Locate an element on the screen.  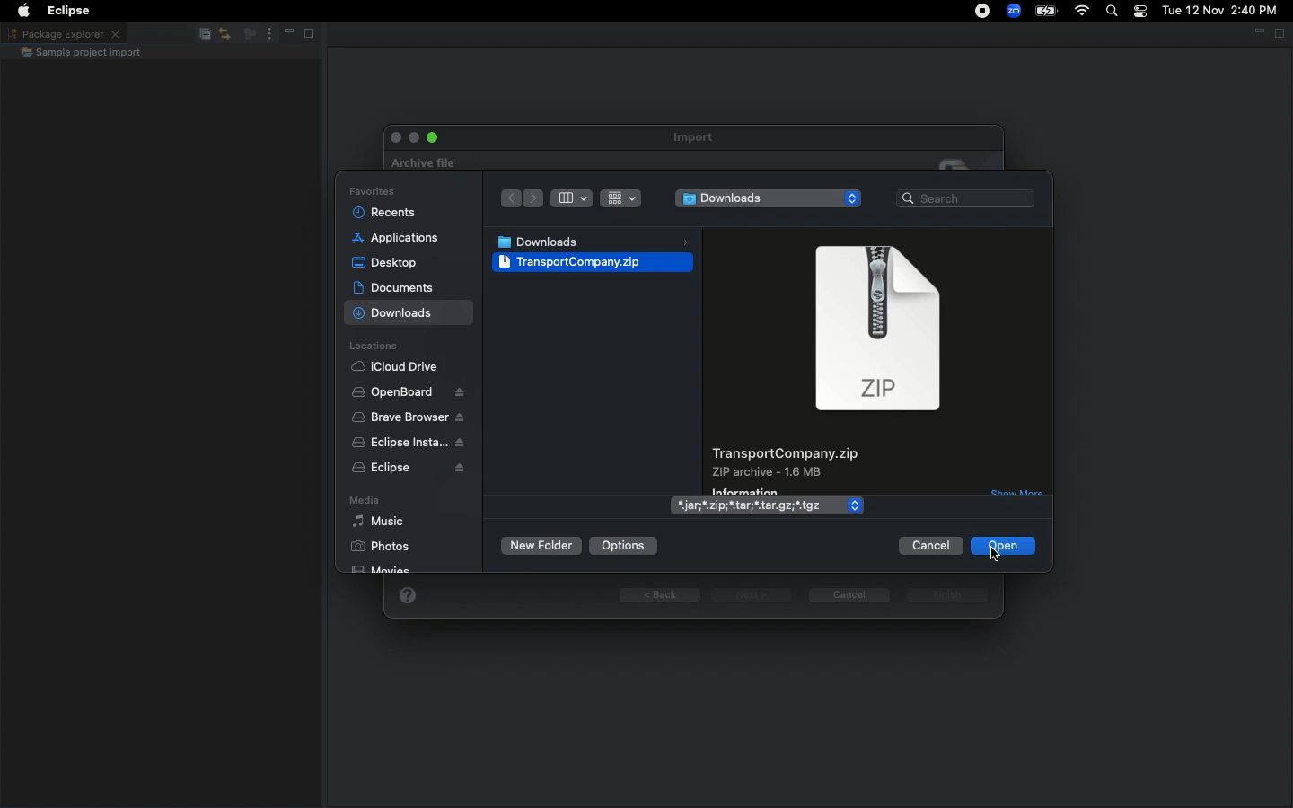
Forward is located at coordinates (532, 201).